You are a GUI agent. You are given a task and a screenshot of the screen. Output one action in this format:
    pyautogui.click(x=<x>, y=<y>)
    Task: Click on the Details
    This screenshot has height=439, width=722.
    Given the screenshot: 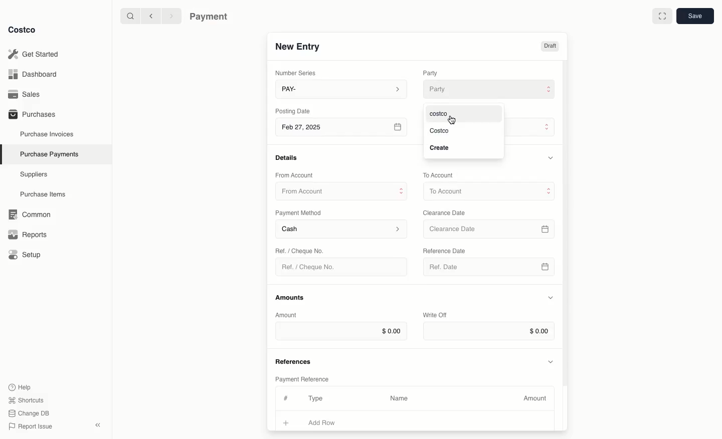 What is the action you would take?
    pyautogui.click(x=289, y=157)
    